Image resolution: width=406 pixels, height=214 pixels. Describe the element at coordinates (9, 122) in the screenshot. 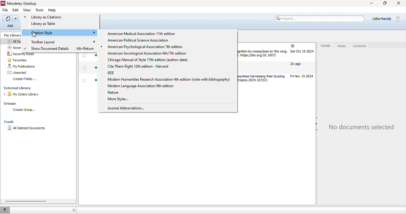

I see `trash` at that location.